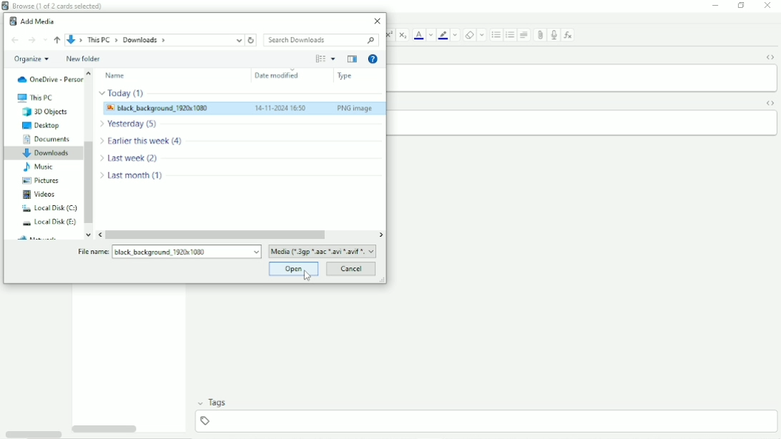 Image resolution: width=781 pixels, height=439 pixels. What do you see at coordinates (116, 76) in the screenshot?
I see `Name` at bounding box center [116, 76].